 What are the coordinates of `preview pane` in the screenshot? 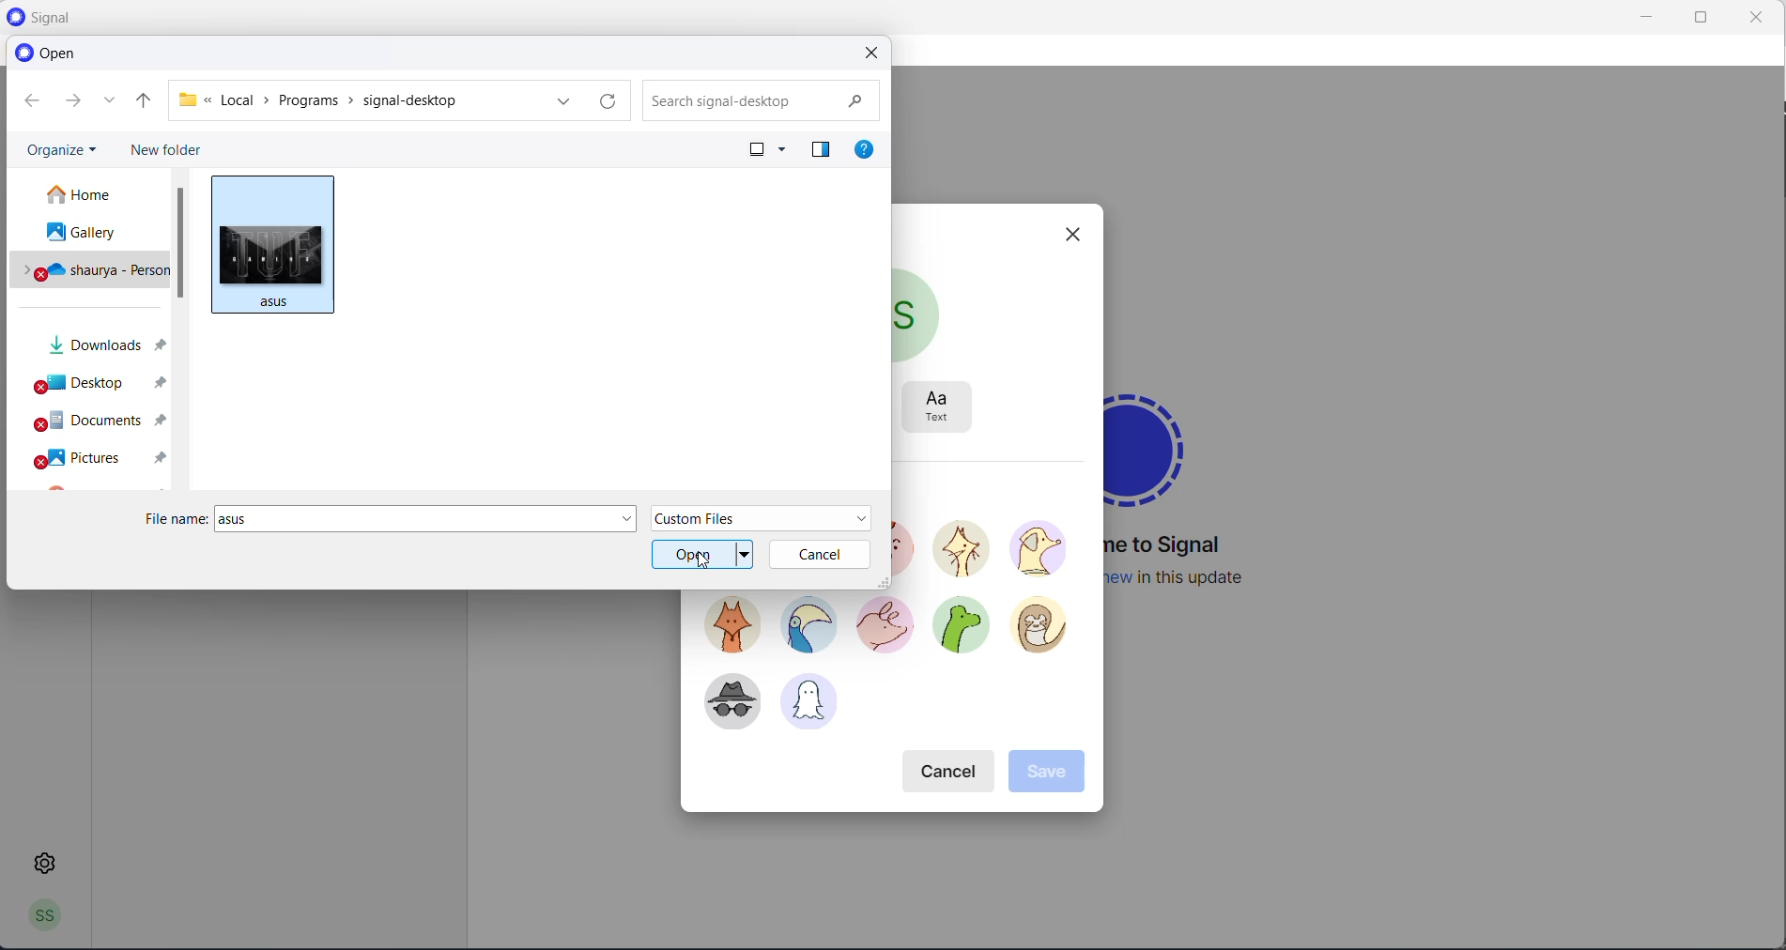 It's located at (823, 148).